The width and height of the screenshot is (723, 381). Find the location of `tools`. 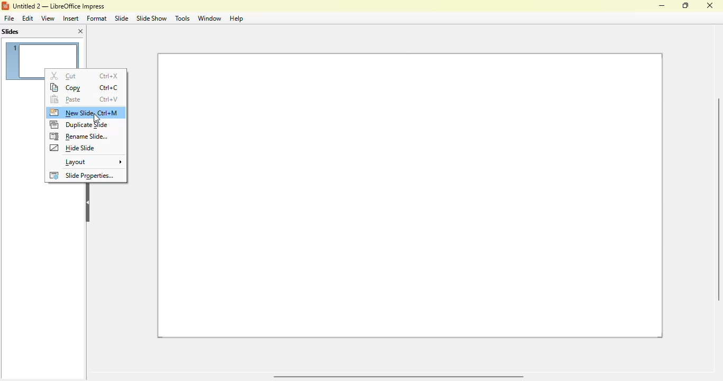

tools is located at coordinates (182, 18).